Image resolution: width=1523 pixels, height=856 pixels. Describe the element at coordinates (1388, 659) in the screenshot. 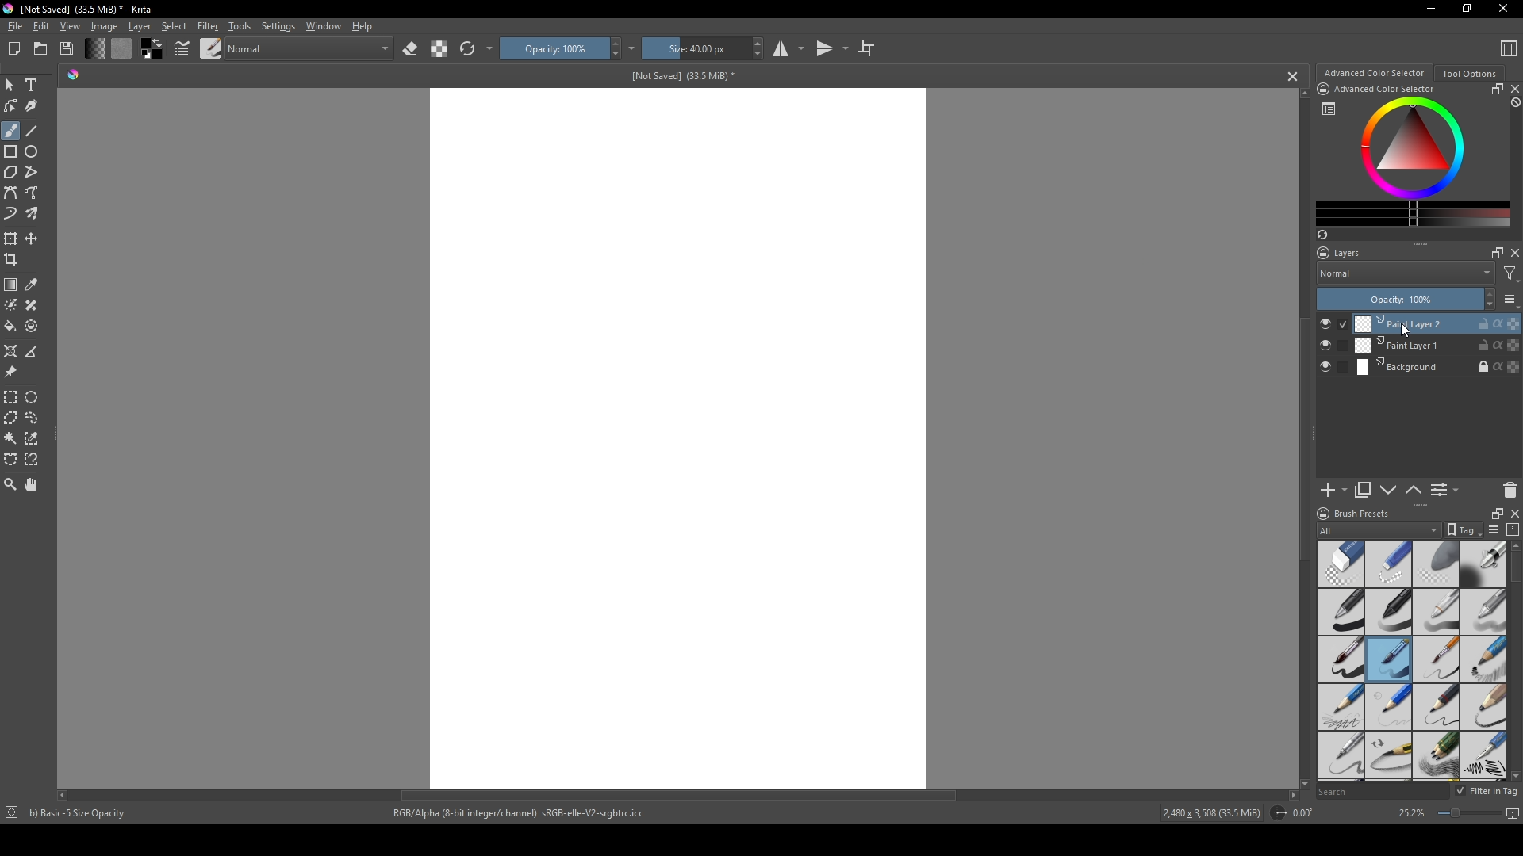

I see `medium brush` at that location.